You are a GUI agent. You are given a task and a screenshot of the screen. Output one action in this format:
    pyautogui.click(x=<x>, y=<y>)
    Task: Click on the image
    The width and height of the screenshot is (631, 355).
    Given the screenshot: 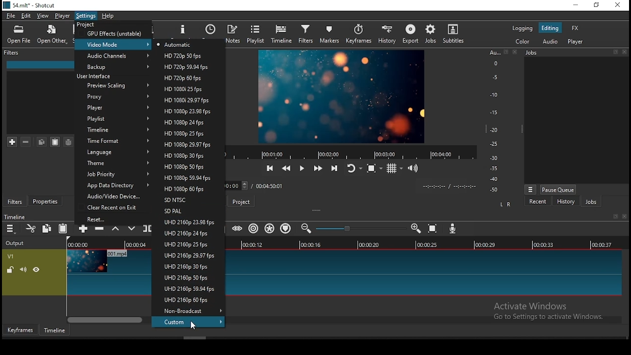 What is the action you would take?
    pyautogui.click(x=340, y=96)
    